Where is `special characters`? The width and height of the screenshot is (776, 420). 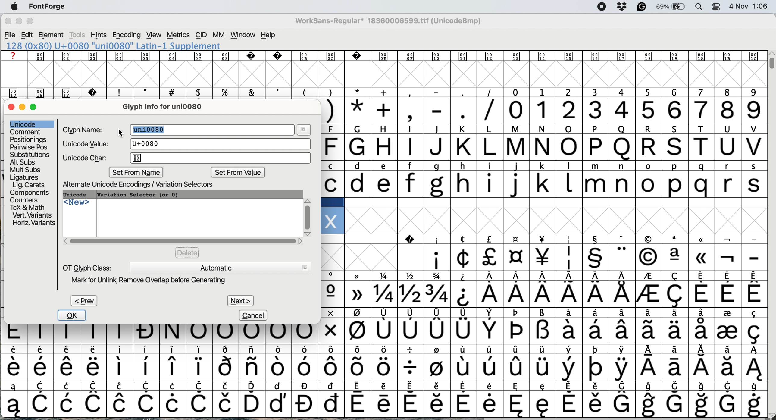
special characters is located at coordinates (381, 367).